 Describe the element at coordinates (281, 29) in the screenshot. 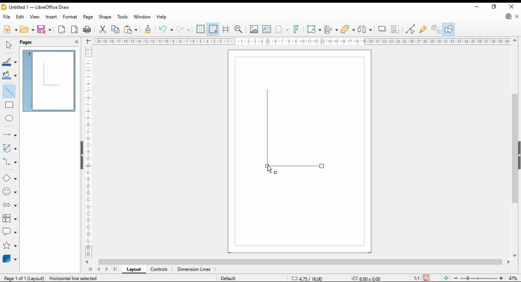

I see `insert special character` at that location.